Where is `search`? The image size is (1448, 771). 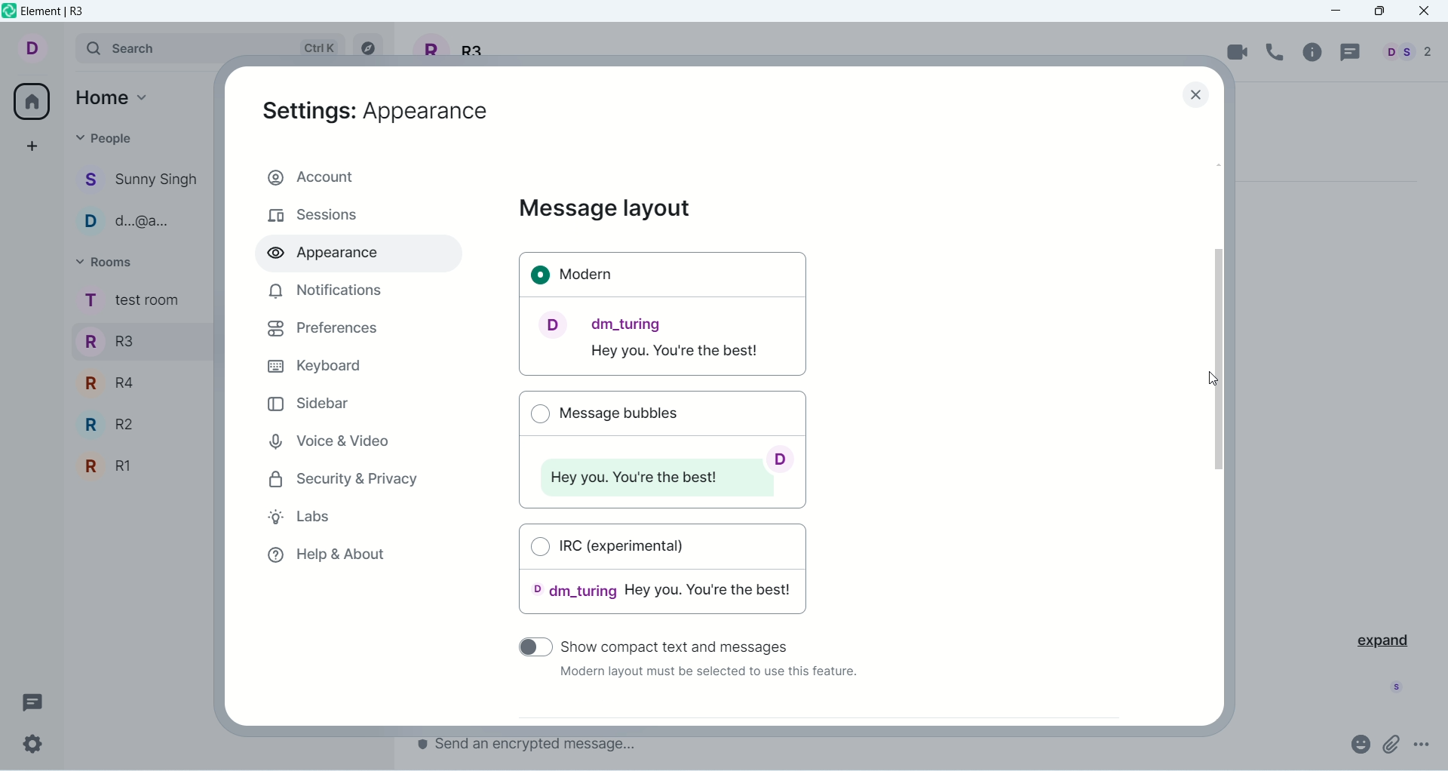 search is located at coordinates (212, 48).